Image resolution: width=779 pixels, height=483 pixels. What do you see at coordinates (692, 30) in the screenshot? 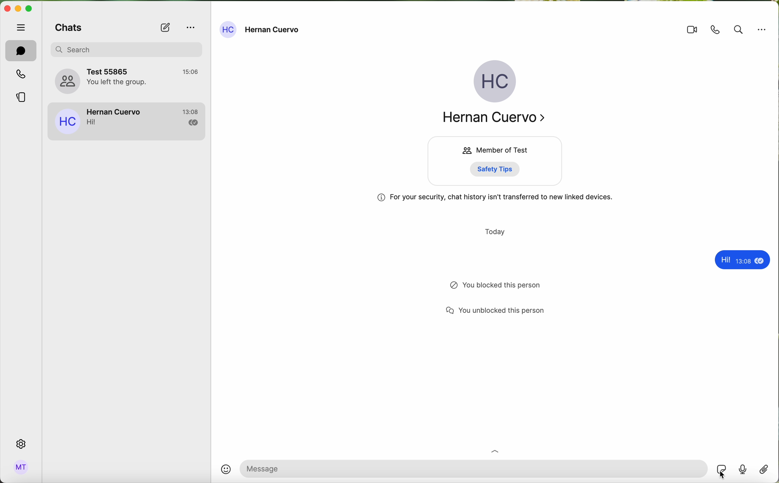
I see `videocall` at bounding box center [692, 30].